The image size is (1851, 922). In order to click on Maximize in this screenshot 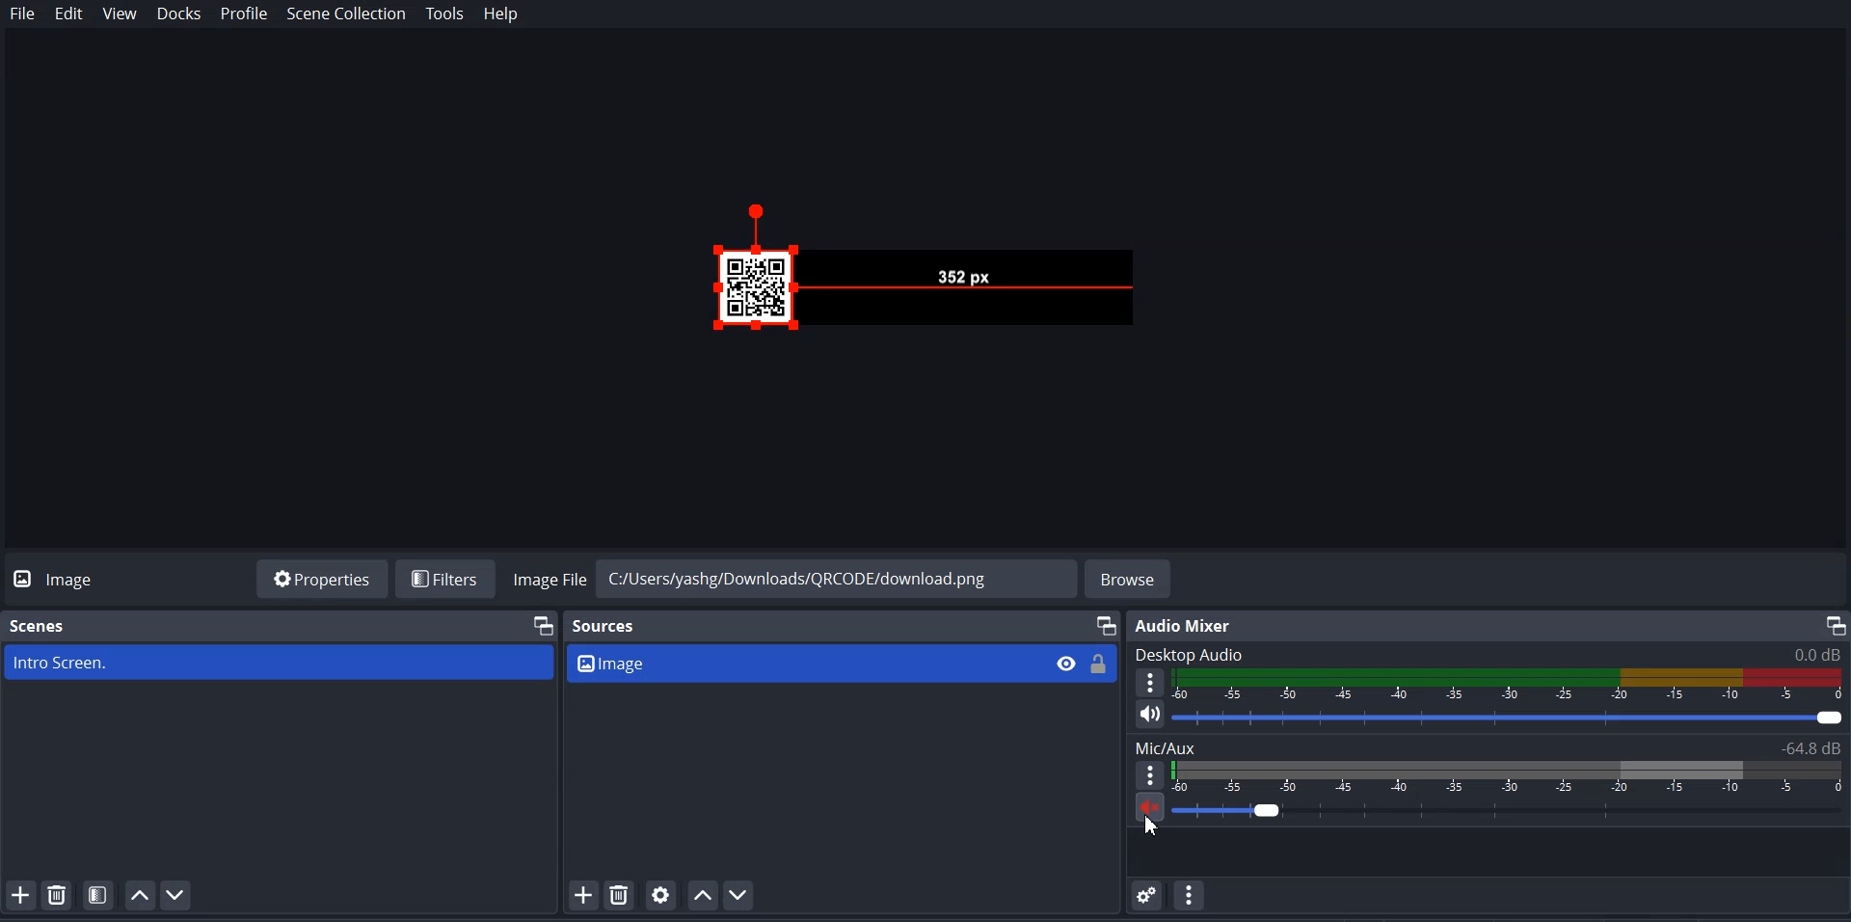, I will do `click(1834, 625)`.